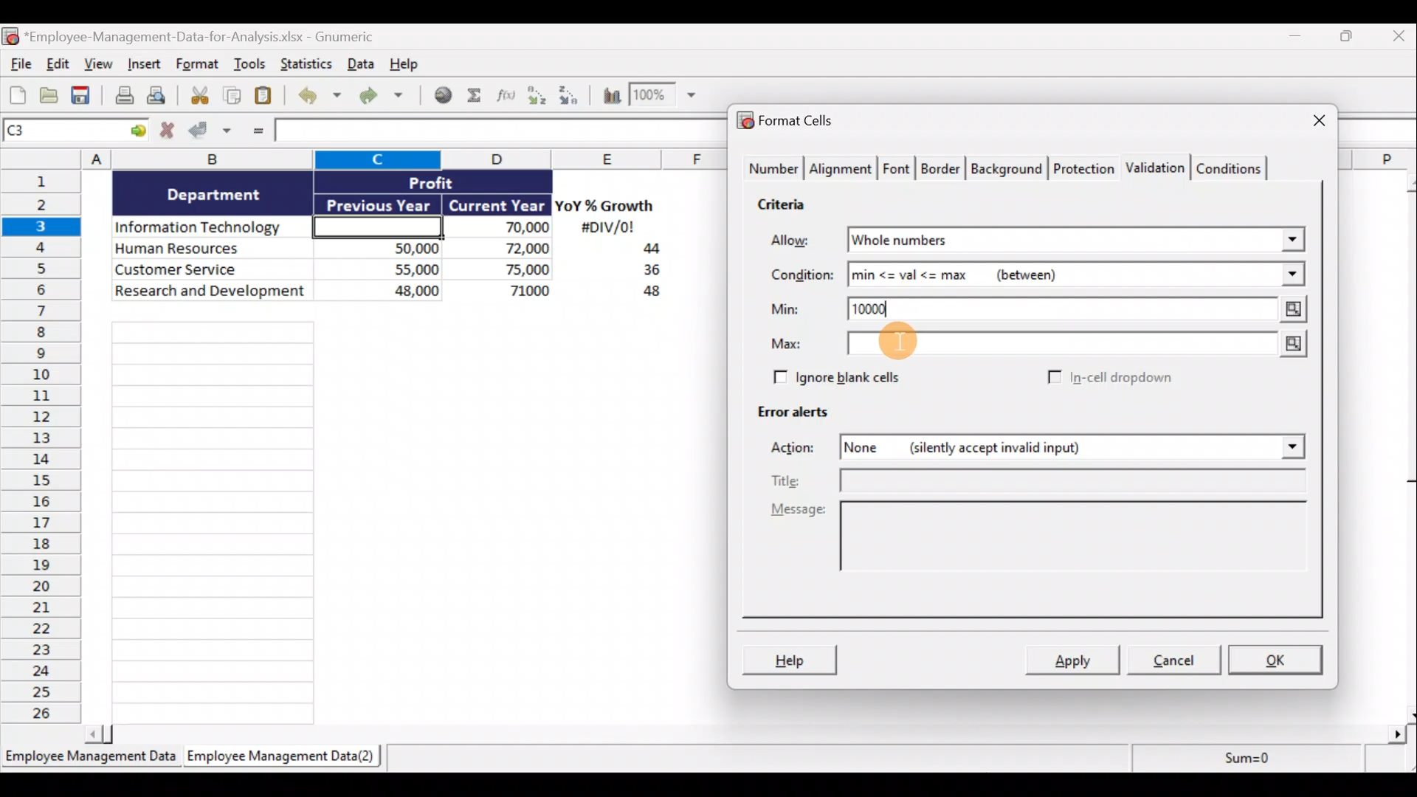 Image resolution: width=1417 pixels, height=797 pixels. Describe the element at coordinates (100, 66) in the screenshot. I see `View` at that location.